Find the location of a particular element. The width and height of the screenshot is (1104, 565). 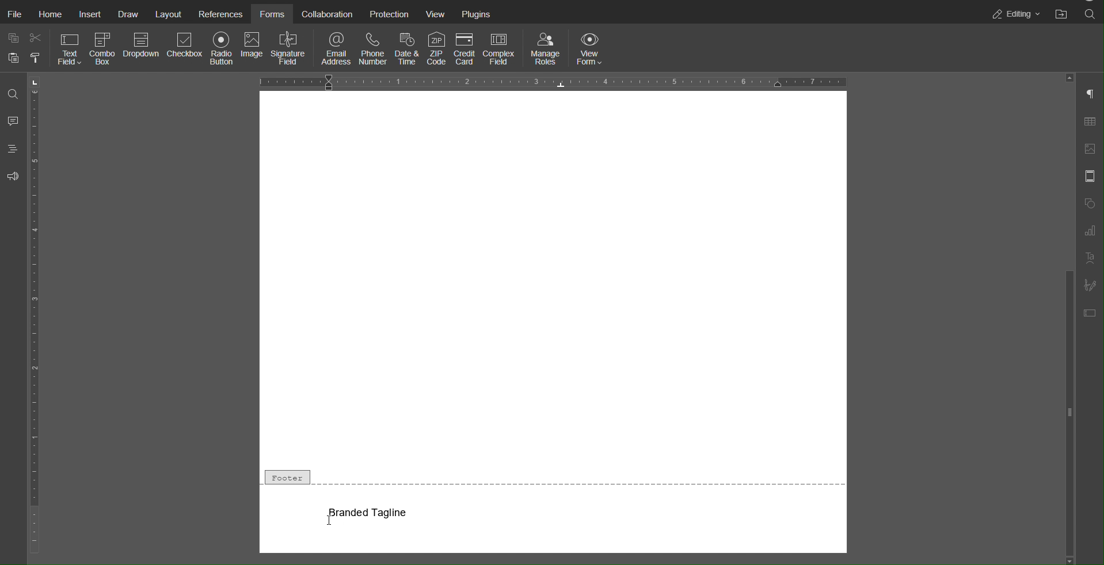

Protection is located at coordinates (388, 13).